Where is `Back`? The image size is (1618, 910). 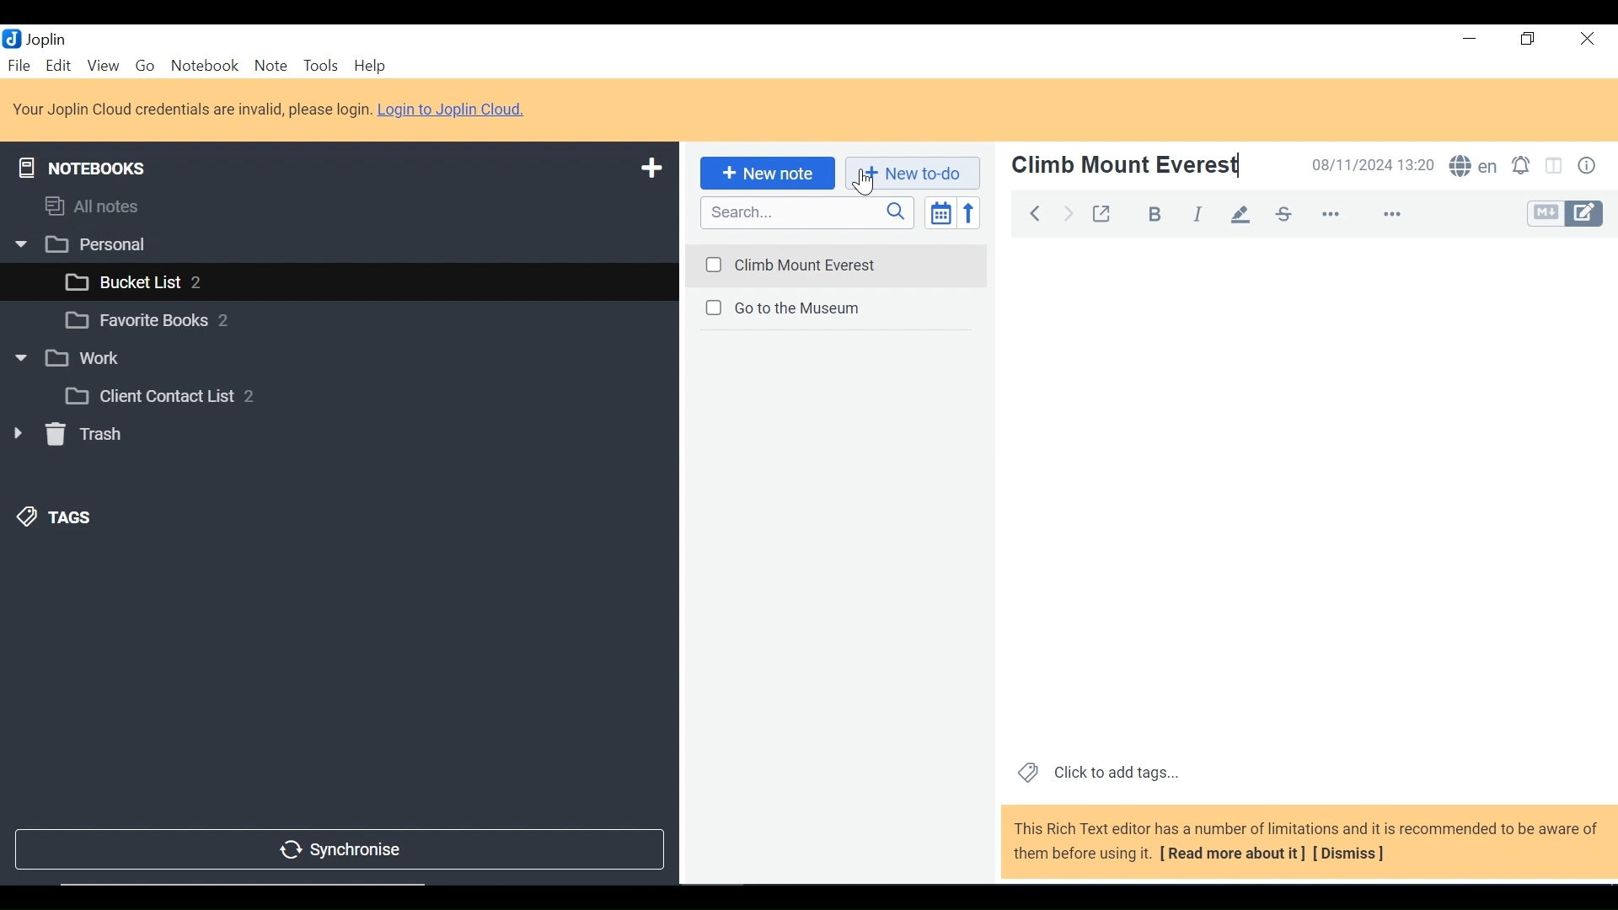 Back is located at coordinates (1031, 211).